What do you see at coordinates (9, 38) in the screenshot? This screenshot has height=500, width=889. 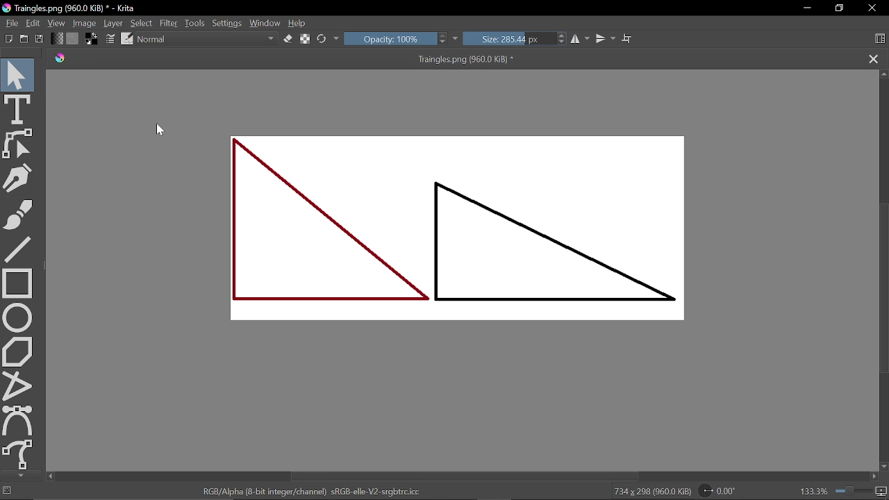 I see `Create new document` at bounding box center [9, 38].